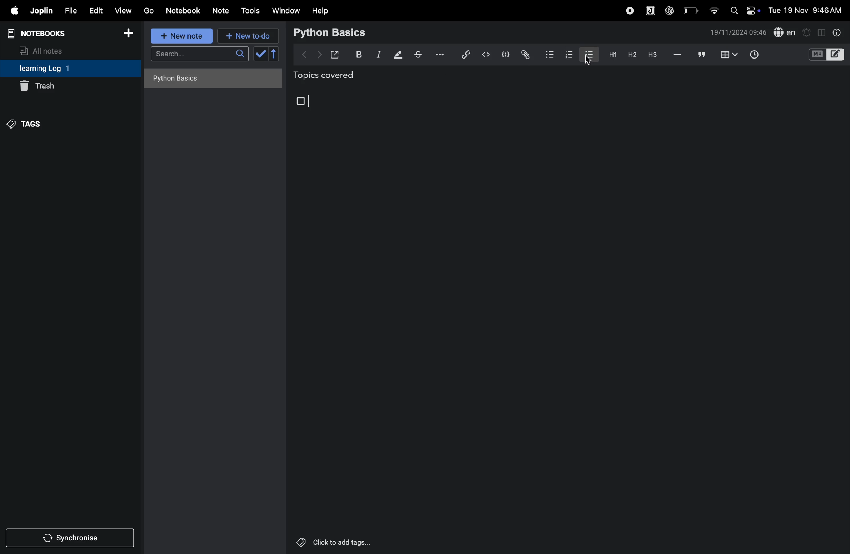  Describe the element at coordinates (249, 11) in the screenshot. I see `tools` at that location.